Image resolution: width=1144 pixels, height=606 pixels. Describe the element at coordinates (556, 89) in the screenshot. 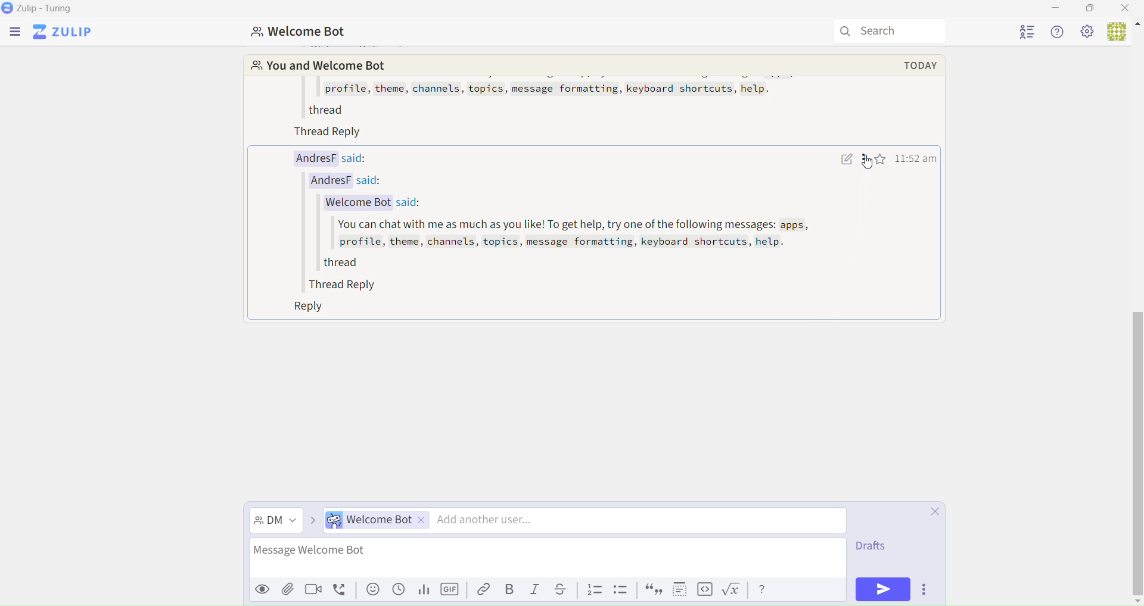

I see `profile, theme, channels, topics, message formatting, keyboard shortcuts, help.` at that location.